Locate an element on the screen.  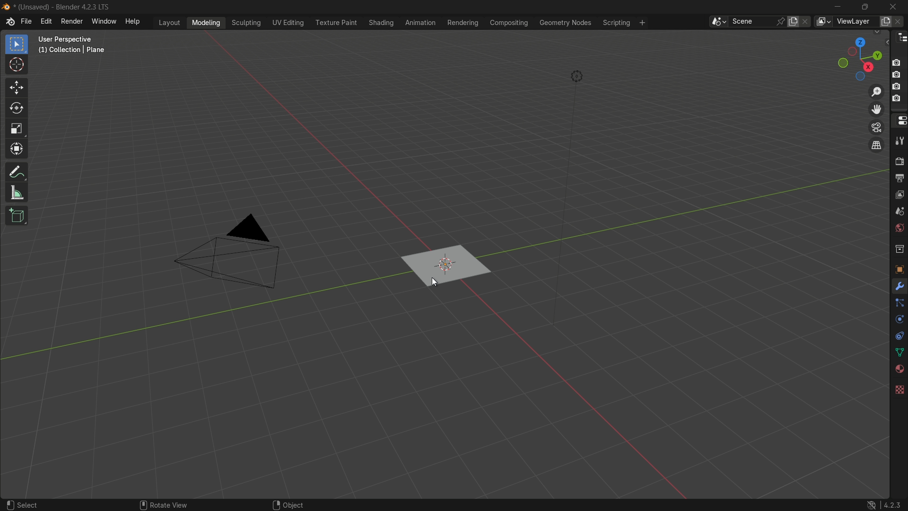
scene name is located at coordinates (749, 21).